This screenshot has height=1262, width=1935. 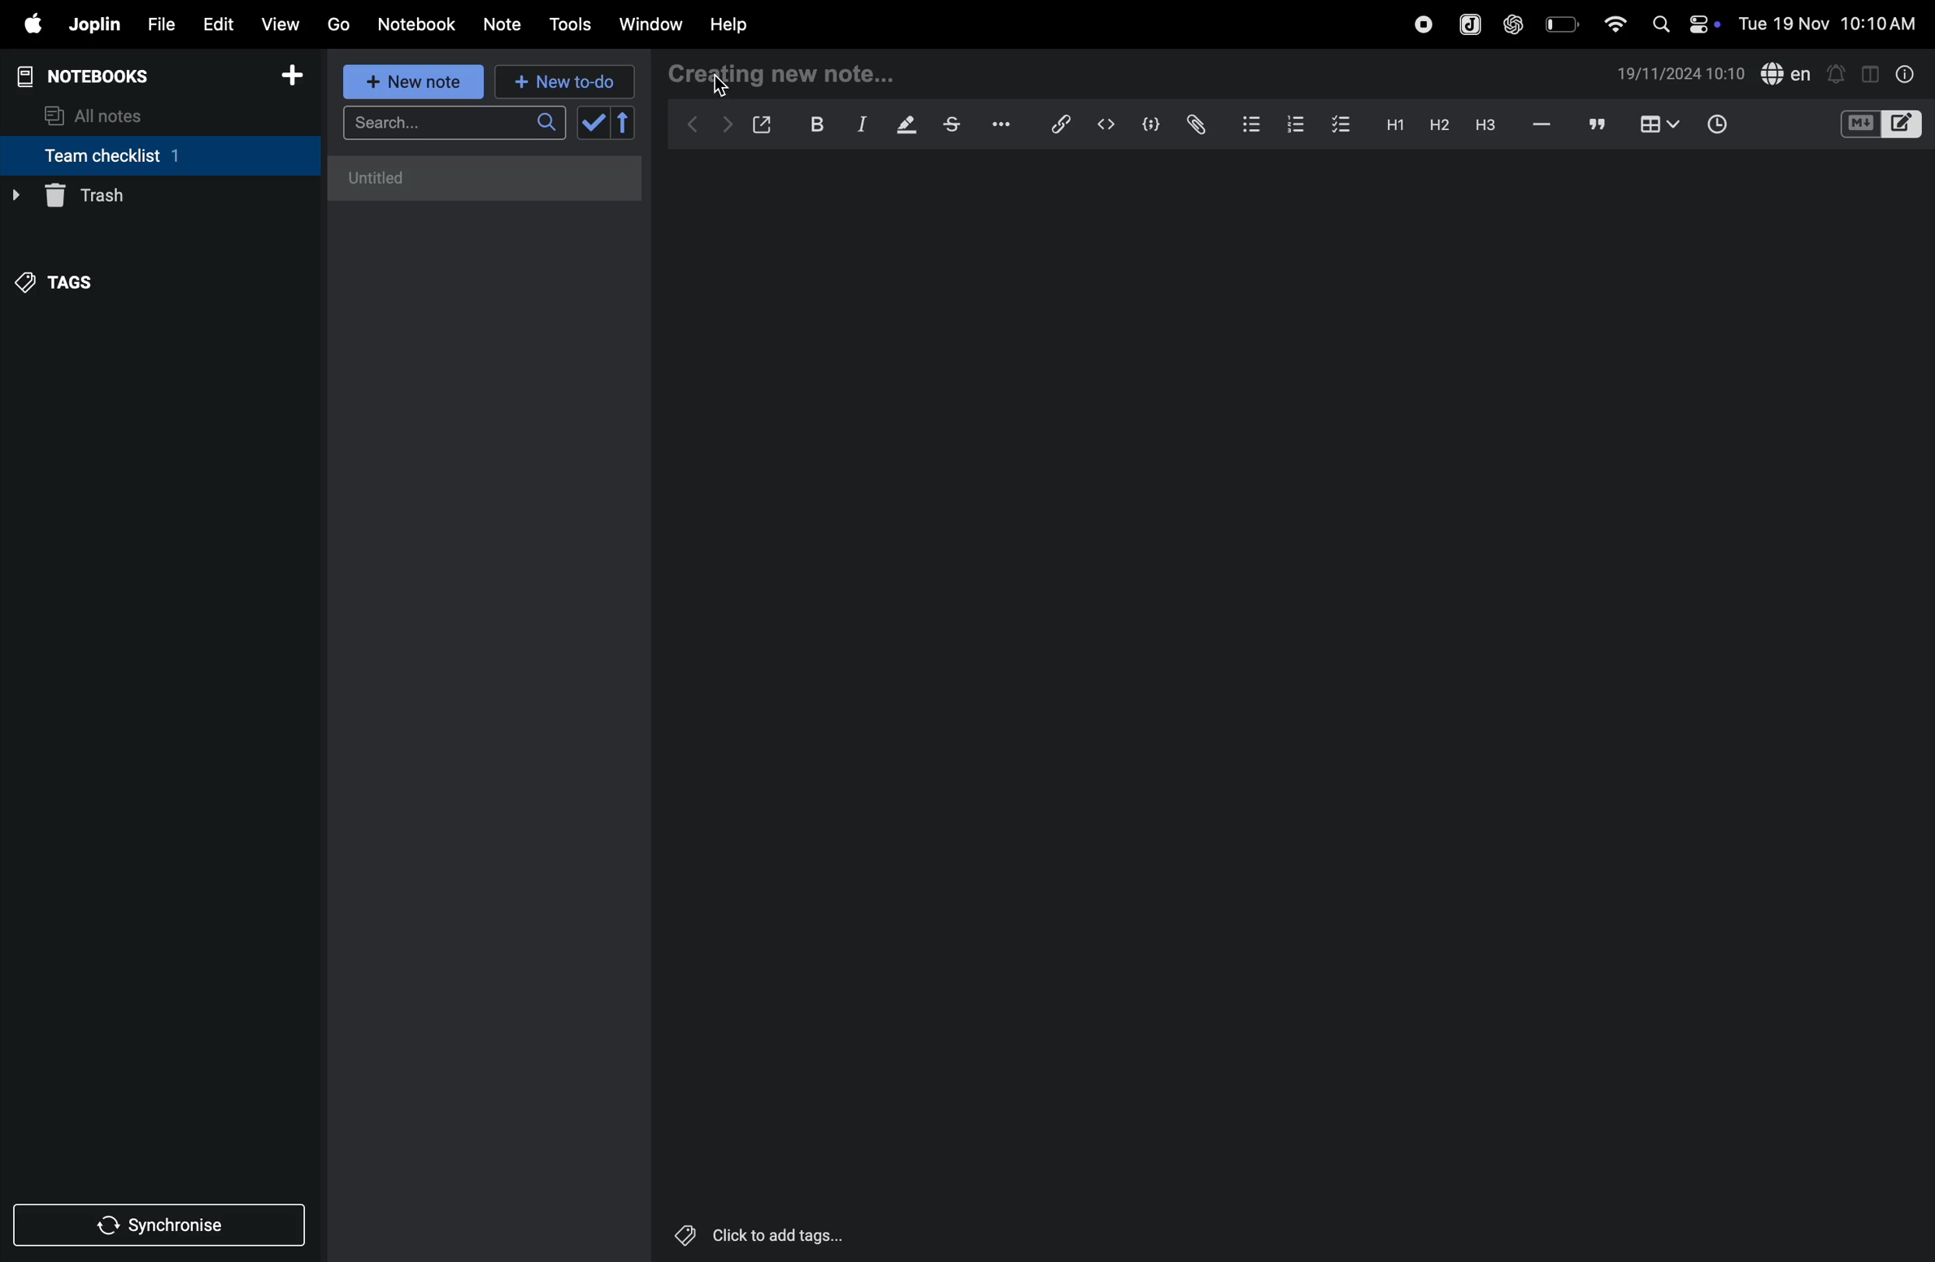 I want to click on bold, so click(x=815, y=123).